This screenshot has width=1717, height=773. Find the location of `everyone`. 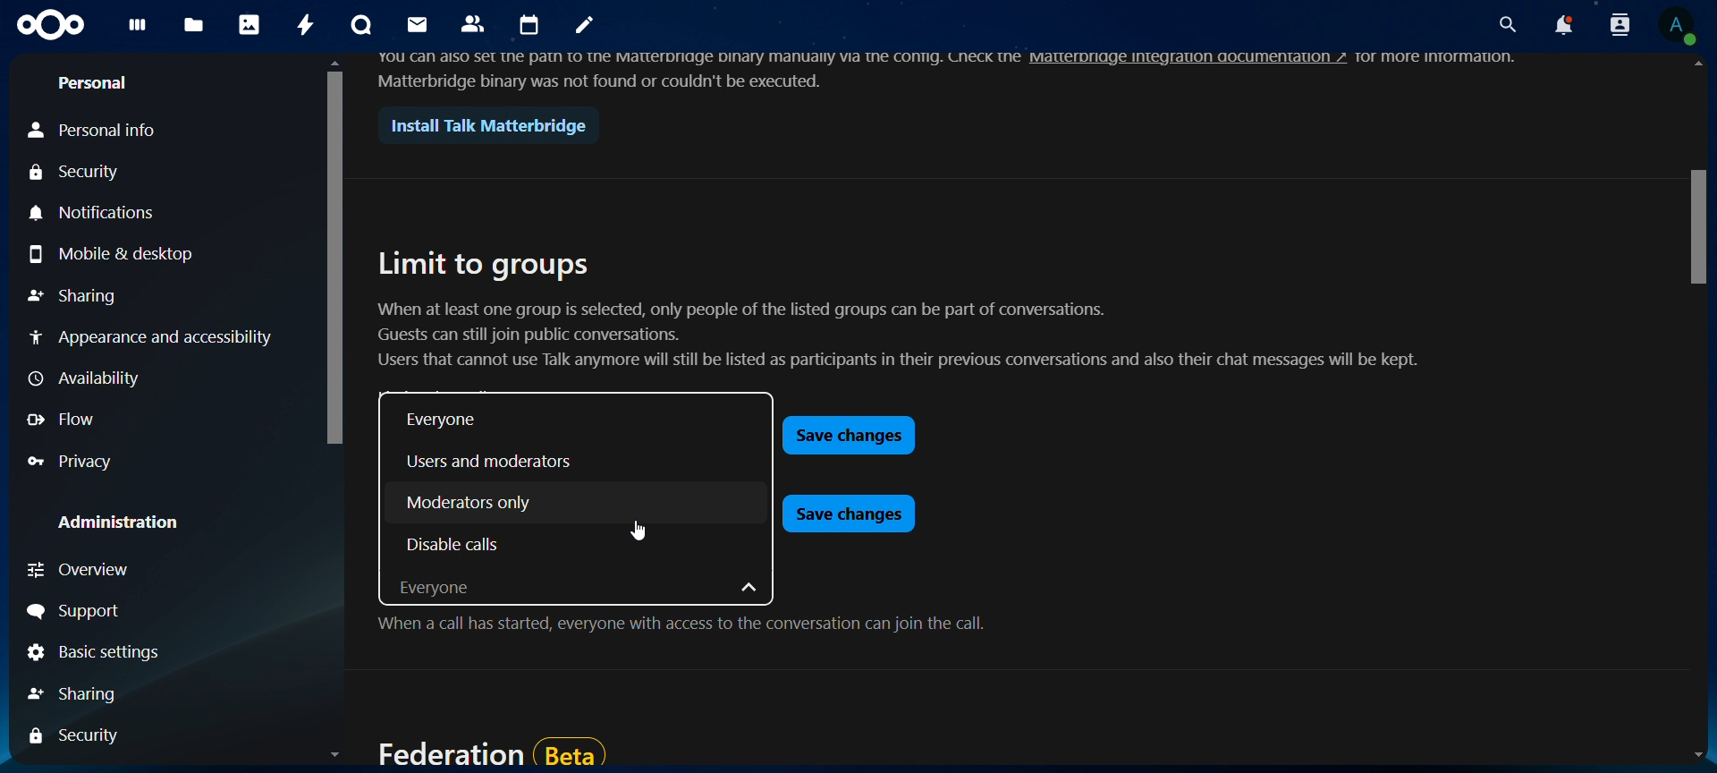

everyone is located at coordinates (579, 592).